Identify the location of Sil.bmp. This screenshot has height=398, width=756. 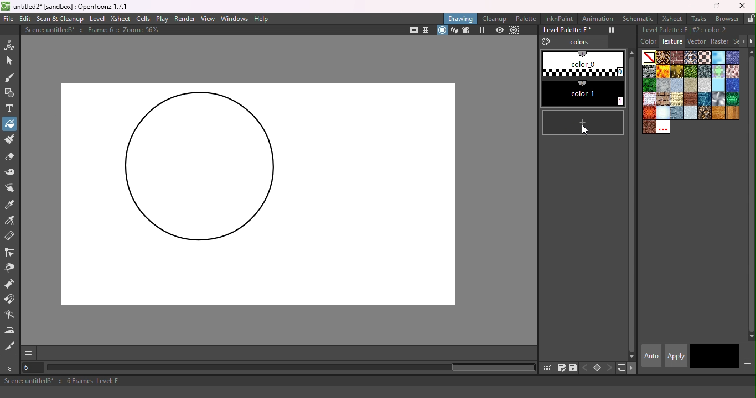
(718, 99).